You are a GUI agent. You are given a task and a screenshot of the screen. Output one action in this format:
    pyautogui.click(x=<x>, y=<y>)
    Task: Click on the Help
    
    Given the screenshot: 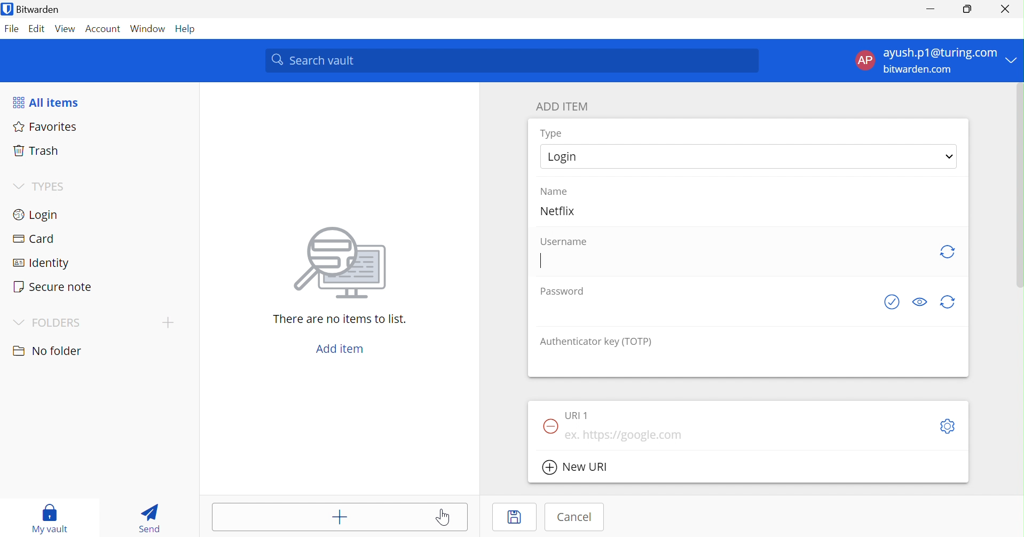 What is the action you would take?
    pyautogui.click(x=186, y=29)
    